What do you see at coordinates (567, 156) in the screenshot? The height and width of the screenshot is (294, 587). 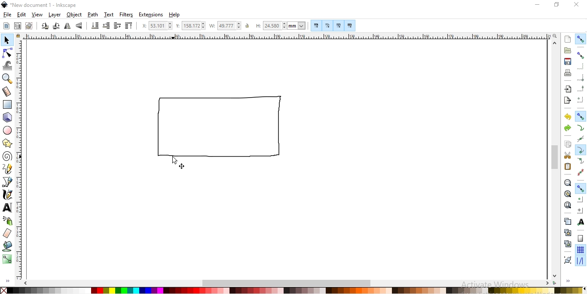 I see `cut` at bounding box center [567, 156].